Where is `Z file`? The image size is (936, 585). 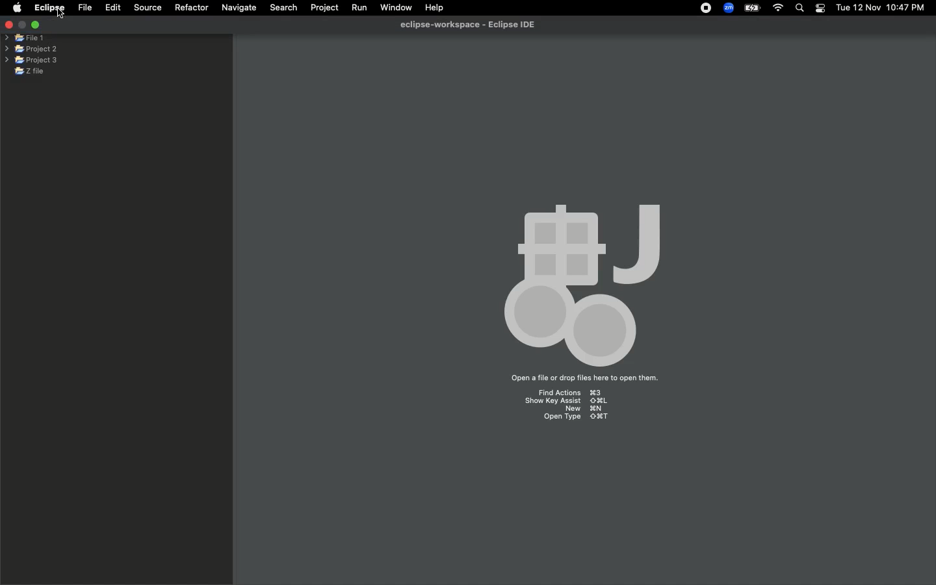 Z file is located at coordinates (38, 71).